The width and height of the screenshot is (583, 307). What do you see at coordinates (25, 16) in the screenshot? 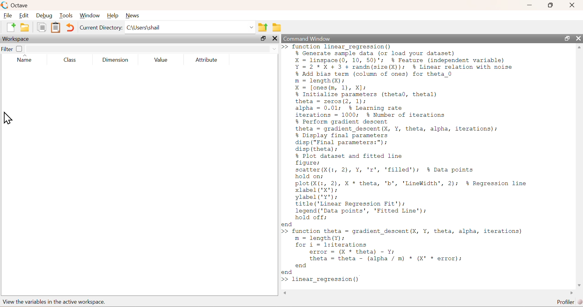
I see `Edit` at bounding box center [25, 16].